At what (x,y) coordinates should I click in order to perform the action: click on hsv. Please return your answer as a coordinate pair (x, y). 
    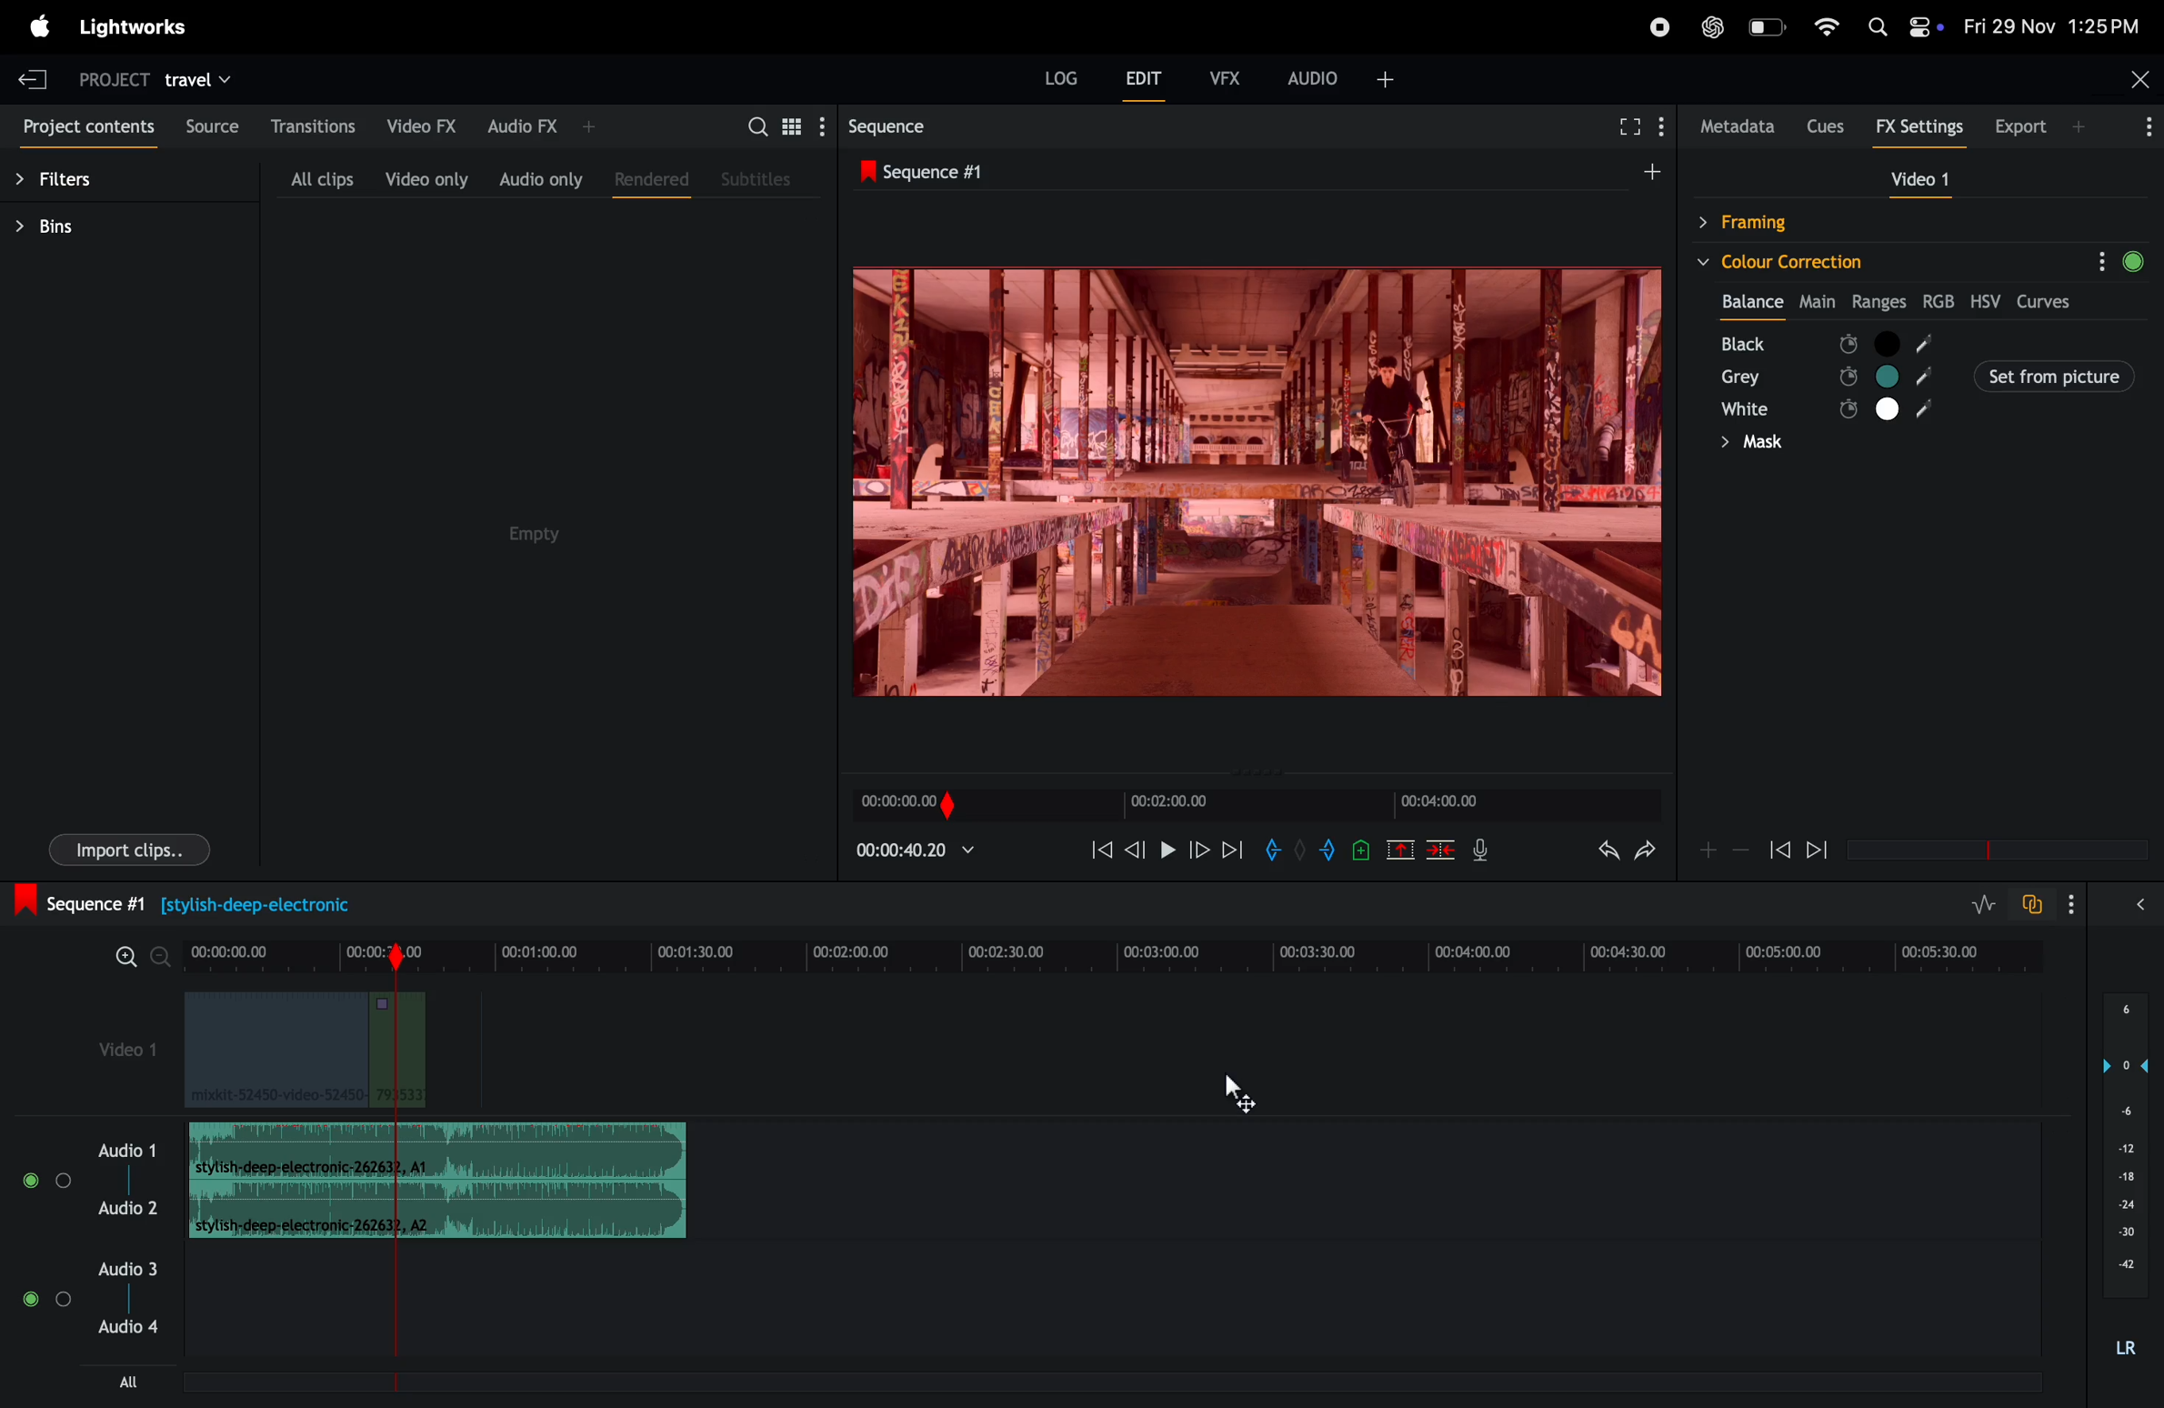
    Looking at the image, I should click on (1989, 301).